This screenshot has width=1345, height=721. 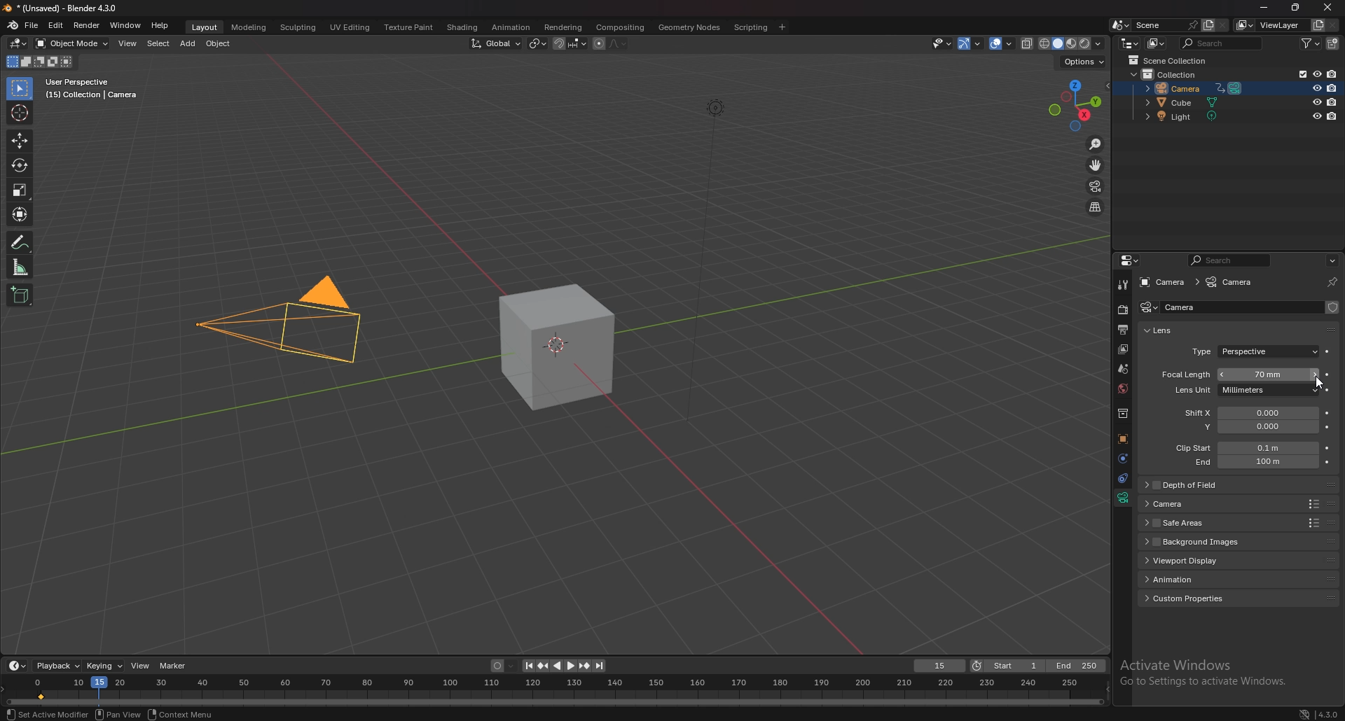 I want to click on fake user, so click(x=1332, y=307).